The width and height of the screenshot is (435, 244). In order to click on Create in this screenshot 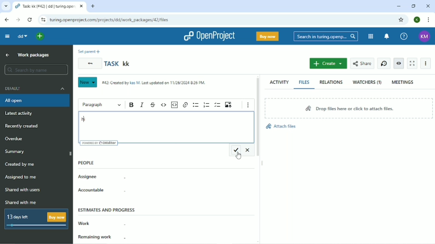, I will do `click(329, 64)`.